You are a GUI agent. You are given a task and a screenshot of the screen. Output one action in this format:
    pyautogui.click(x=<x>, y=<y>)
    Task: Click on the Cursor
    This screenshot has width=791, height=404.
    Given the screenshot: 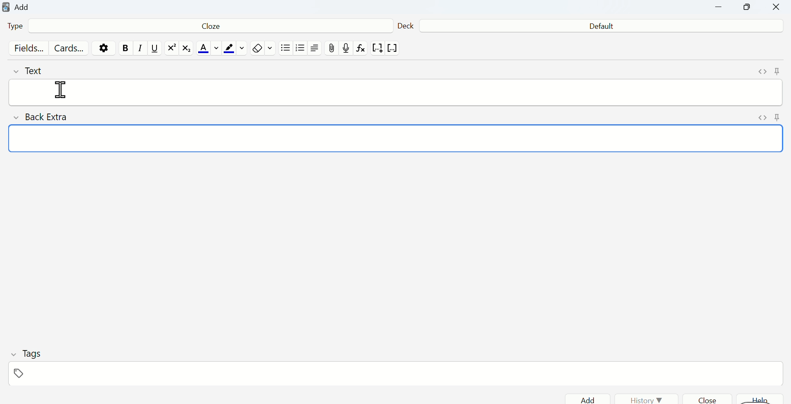 What is the action you would take?
    pyautogui.click(x=64, y=89)
    